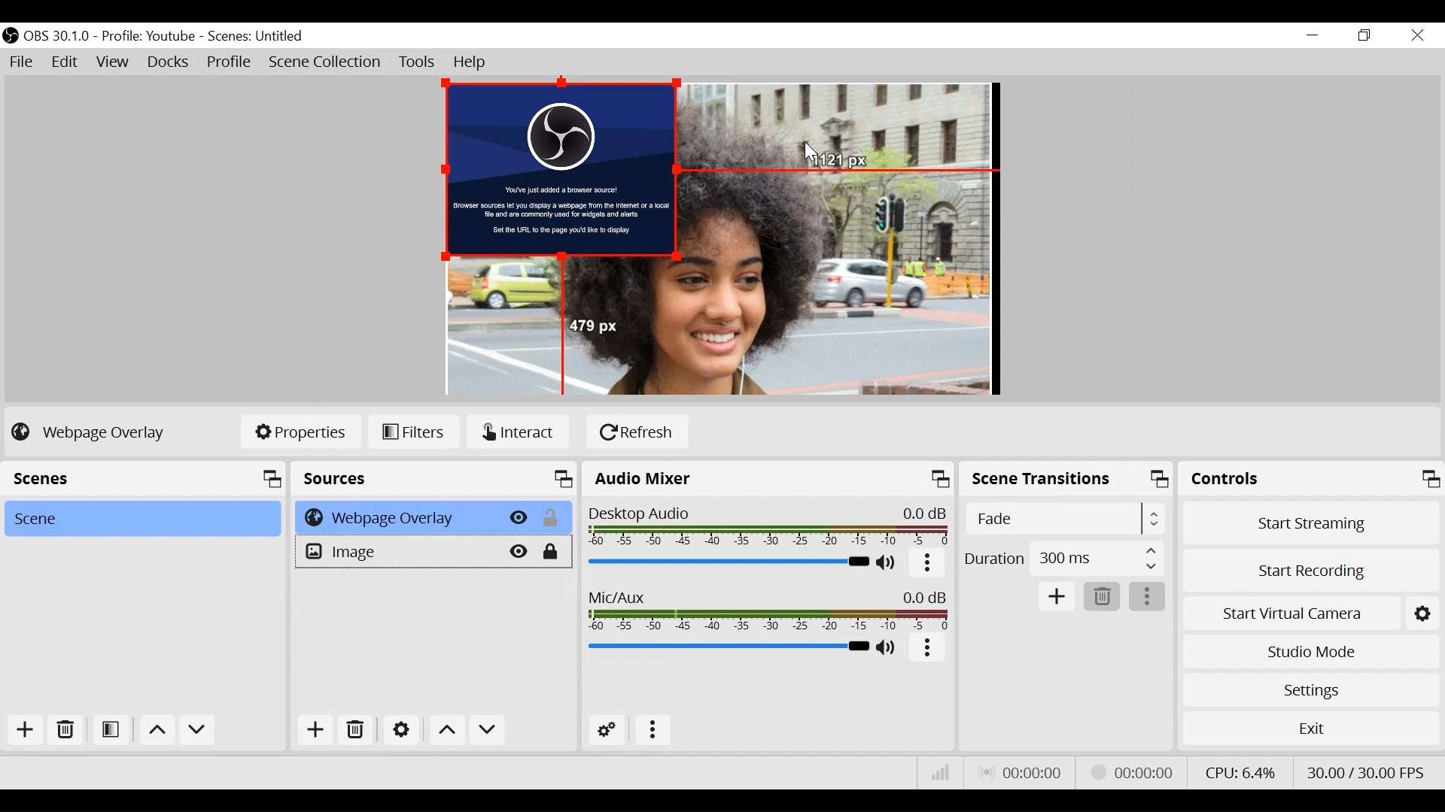  Describe the element at coordinates (1033, 772) in the screenshot. I see `Live Status` at that location.